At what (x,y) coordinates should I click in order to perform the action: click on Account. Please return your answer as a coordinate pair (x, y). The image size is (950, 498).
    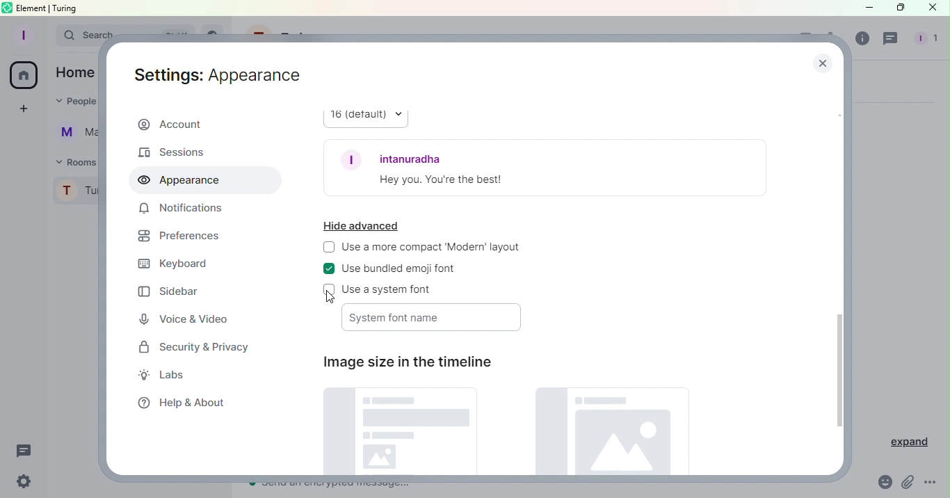
    Looking at the image, I should click on (194, 124).